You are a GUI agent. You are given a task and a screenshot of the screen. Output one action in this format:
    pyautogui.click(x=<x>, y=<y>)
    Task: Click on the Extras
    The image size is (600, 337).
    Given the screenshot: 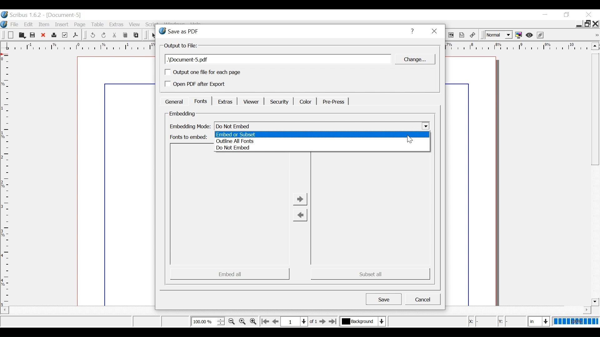 What is the action you would take?
    pyautogui.click(x=224, y=101)
    